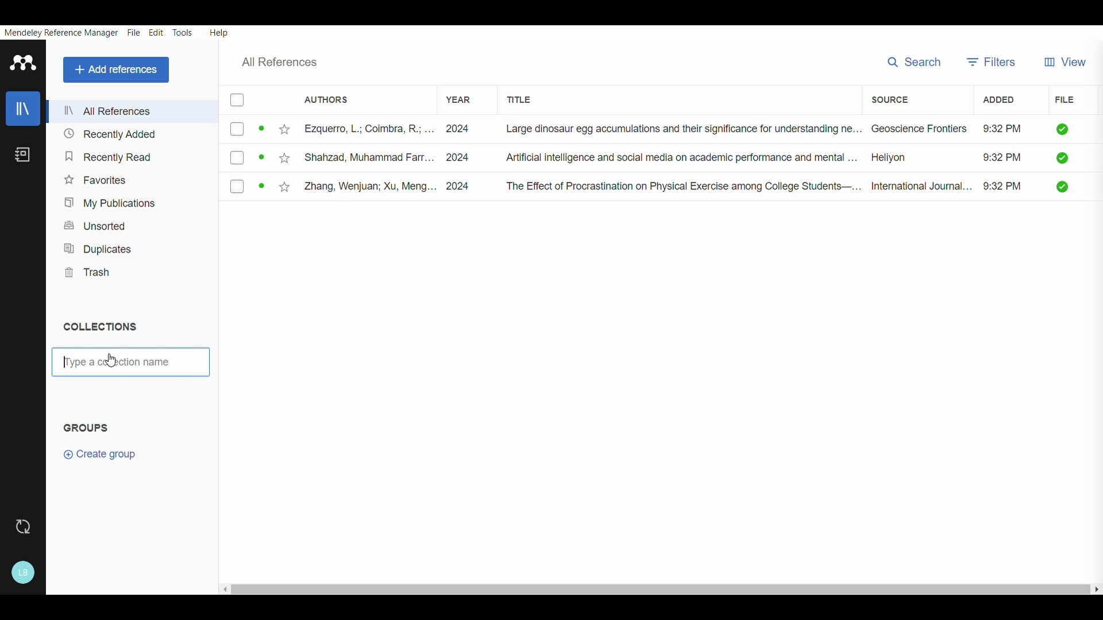  I want to click on All refrences, so click(109, 111).